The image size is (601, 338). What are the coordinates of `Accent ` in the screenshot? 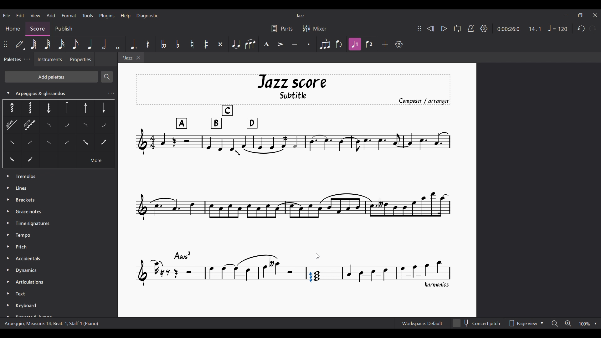 It's located at (280, 44).